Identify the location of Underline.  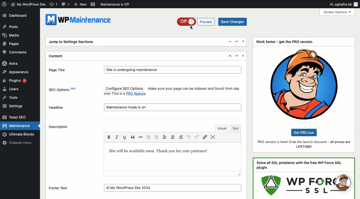
(125, 137).